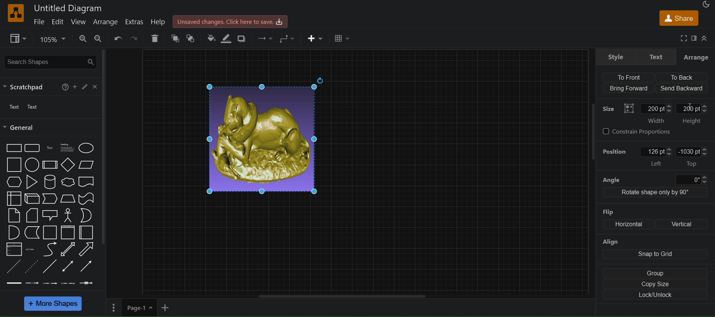  I want to click on Table, so click(341, 39).